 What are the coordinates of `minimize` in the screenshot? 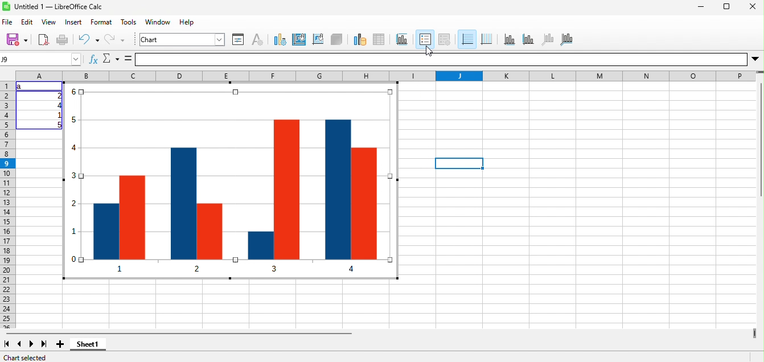 It's located at (701, 6).